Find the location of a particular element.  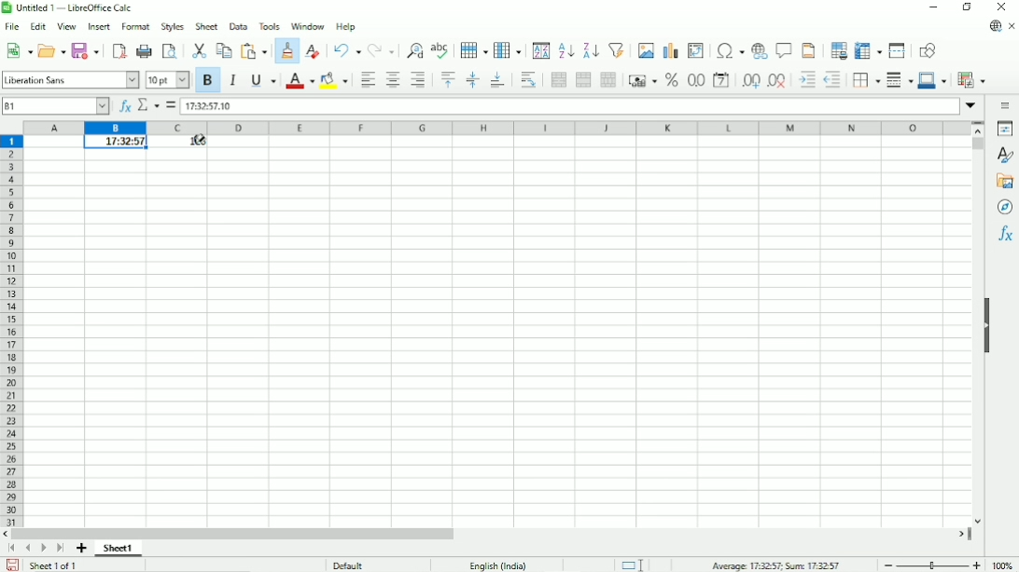

Format as date is located at coordinates (720, 80).